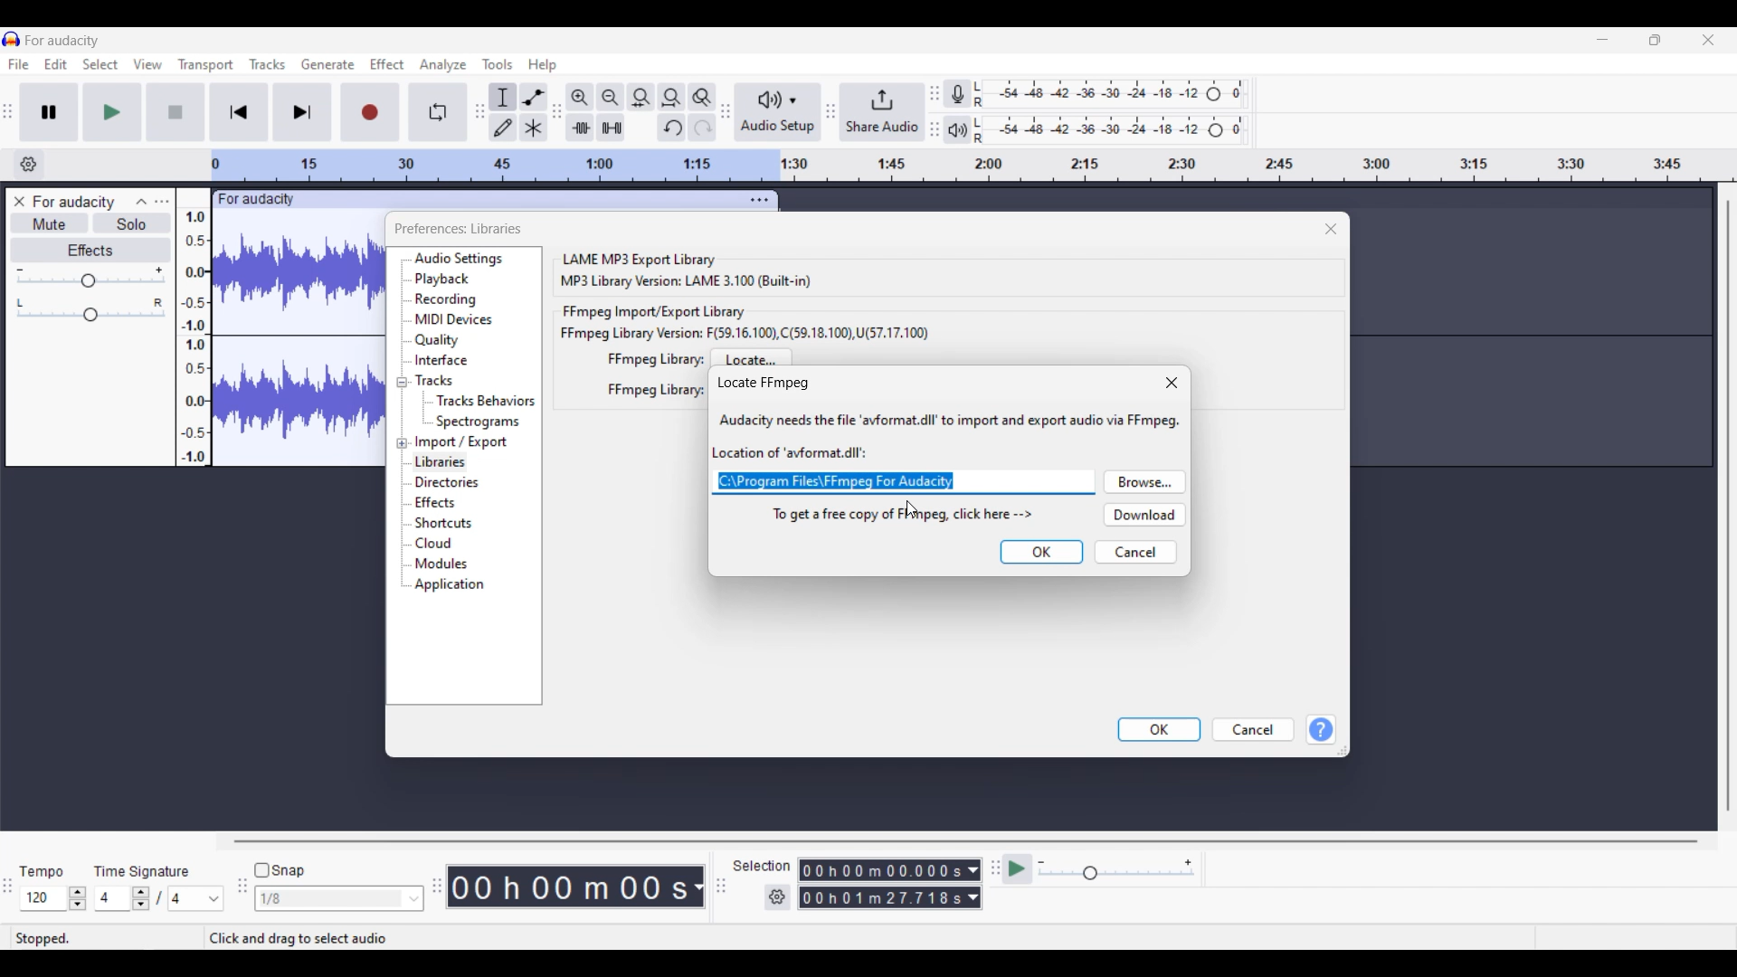 This screenshot has width=1737, height=977. I want to click on Share audio, so click(883, 112).